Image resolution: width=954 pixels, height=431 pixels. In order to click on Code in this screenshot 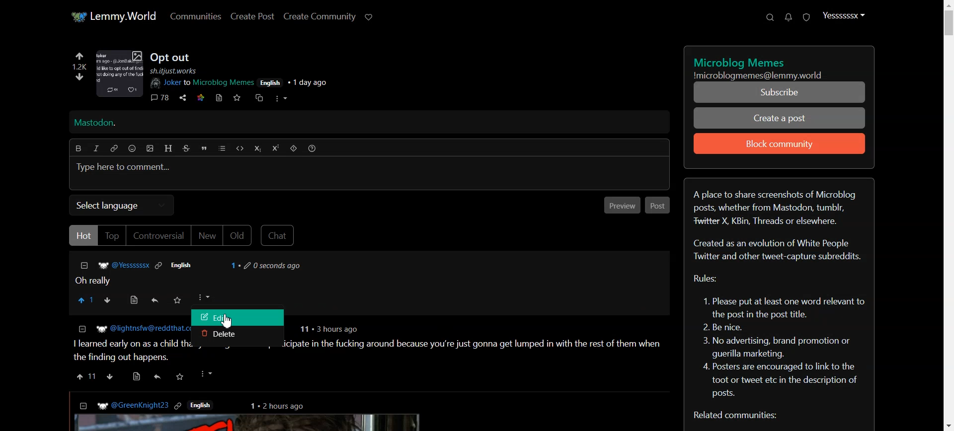, I will do `click(239, 148)`.